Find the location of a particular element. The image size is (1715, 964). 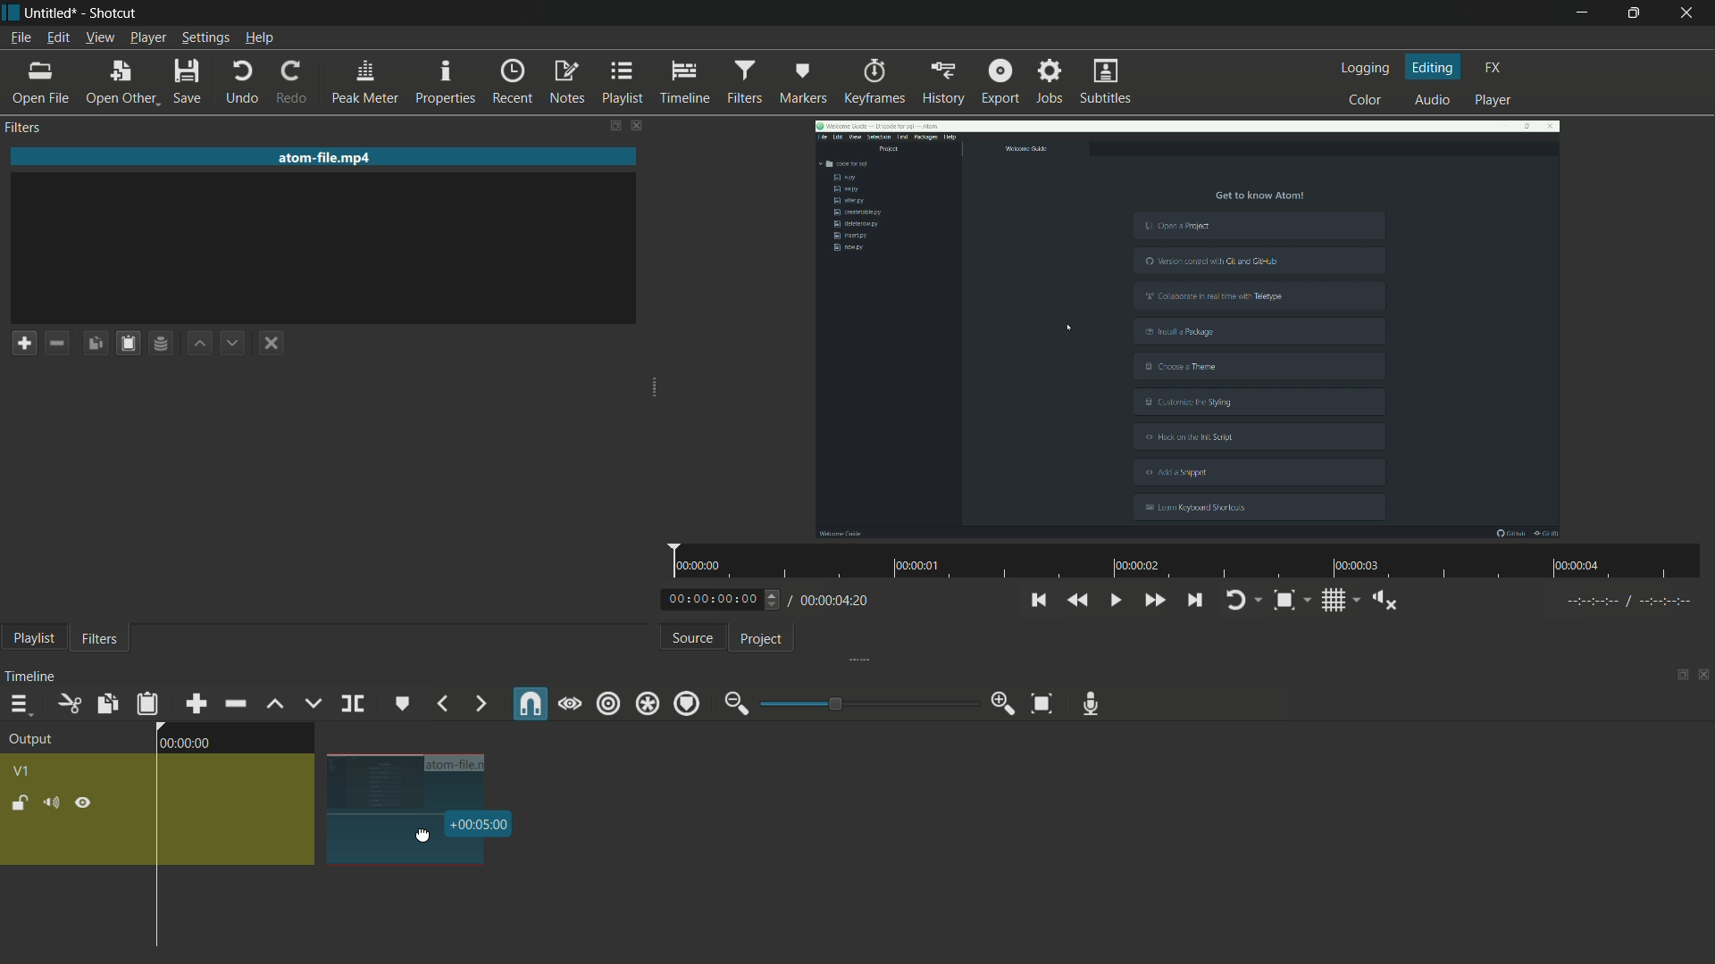

project is located at coordinates (763, 638).